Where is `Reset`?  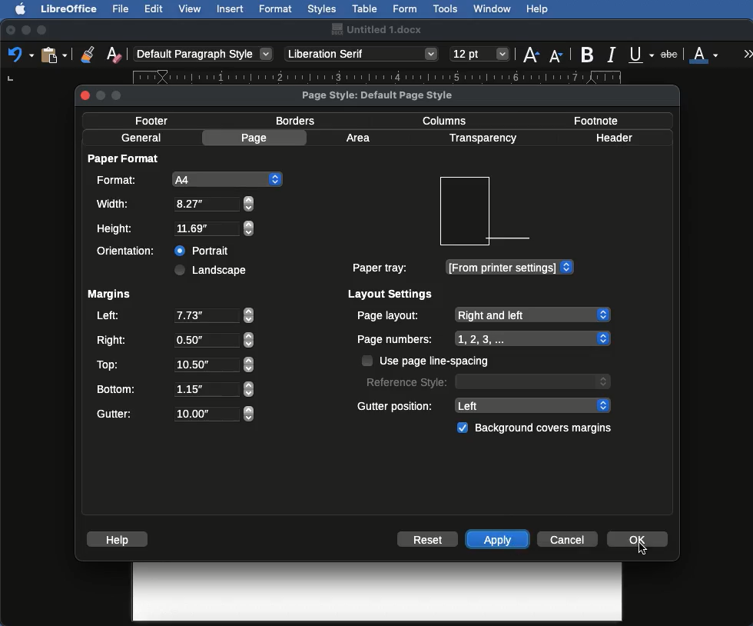
Reset is located at coordinates (428, 541).